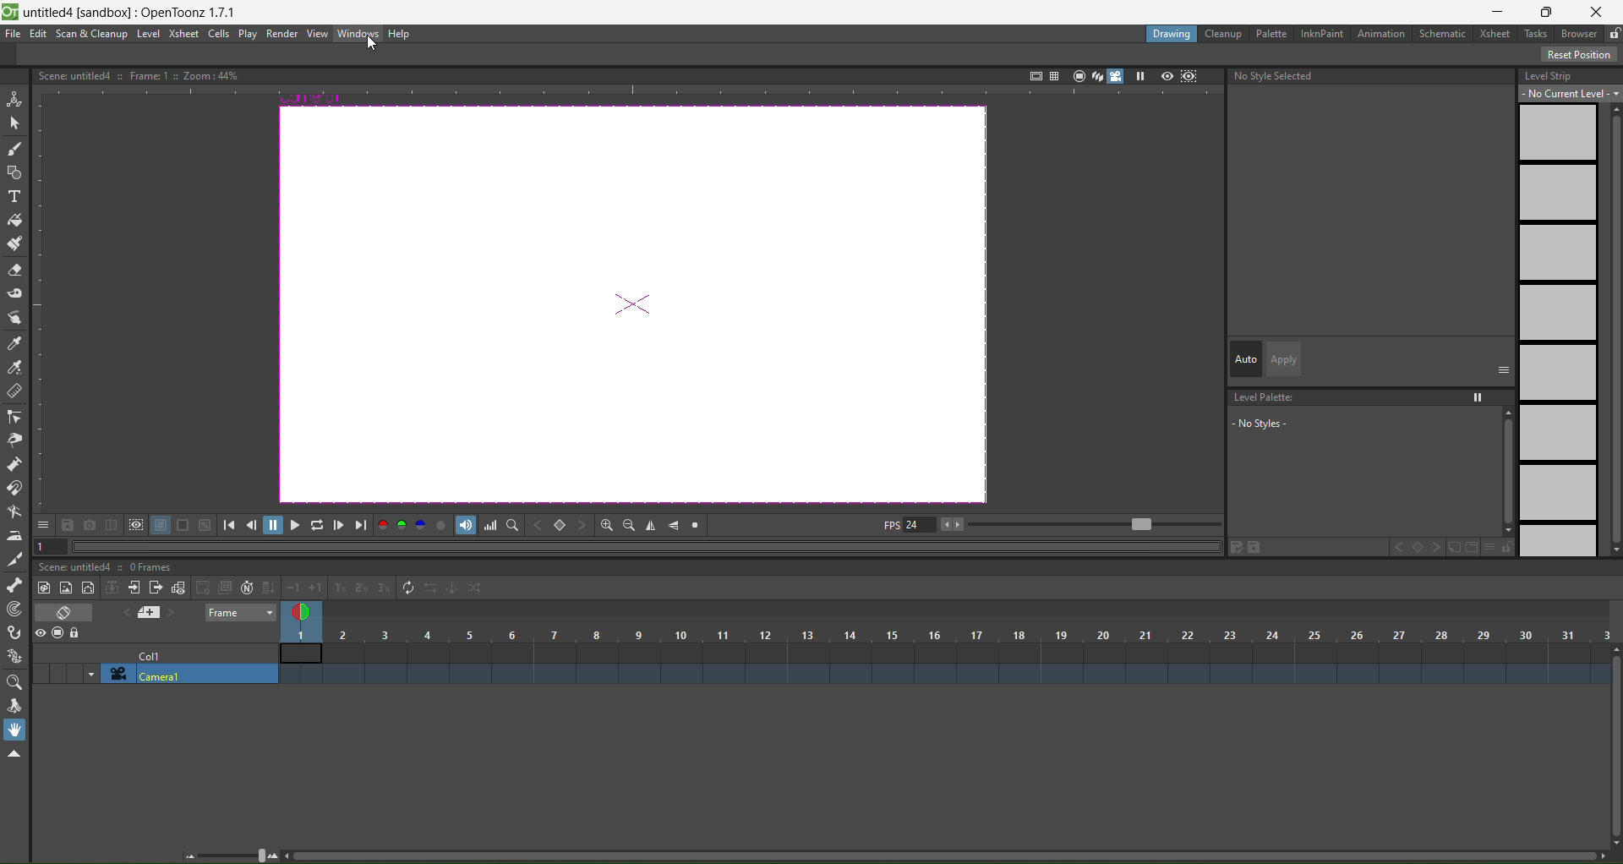  Describe the element at coordinates (14, 97) in the screenshot. I see `animation tool` at that location.